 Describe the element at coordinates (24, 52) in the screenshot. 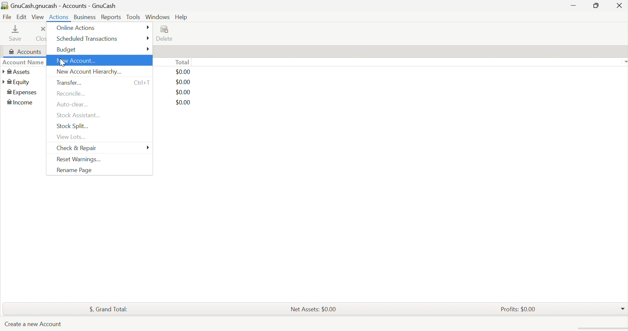

I see `Accounts` at that location.